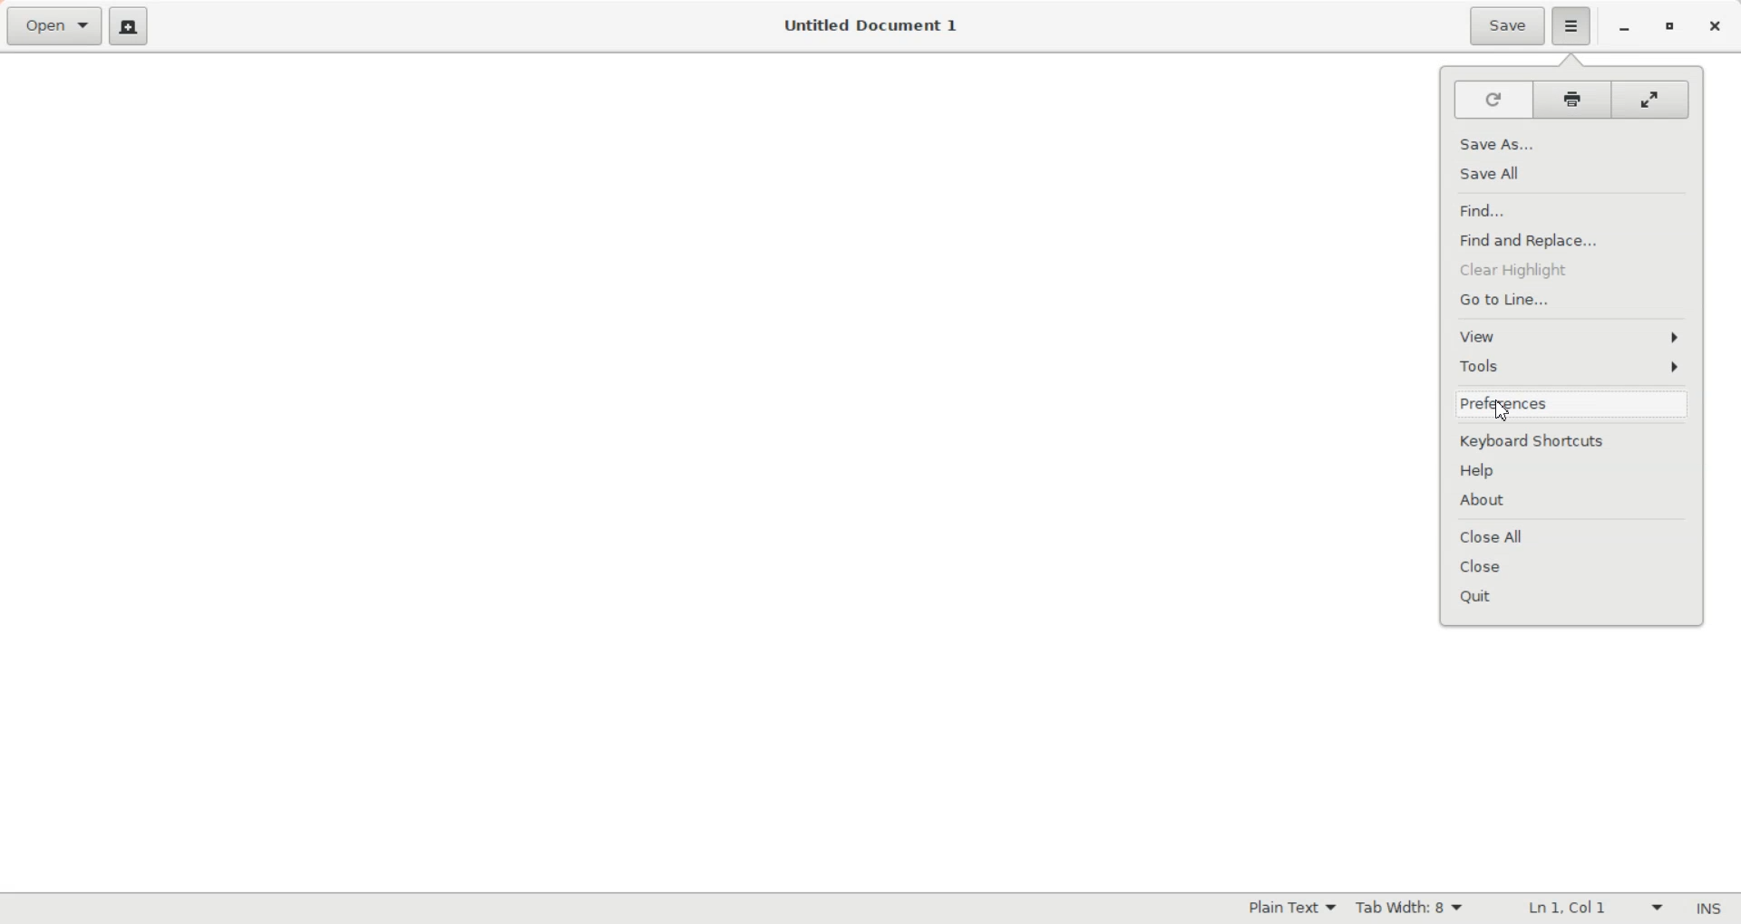  Describe the element at coordinates (1575, 443) in the screenshot. I see `Keyboard Shortcuts` at that location.